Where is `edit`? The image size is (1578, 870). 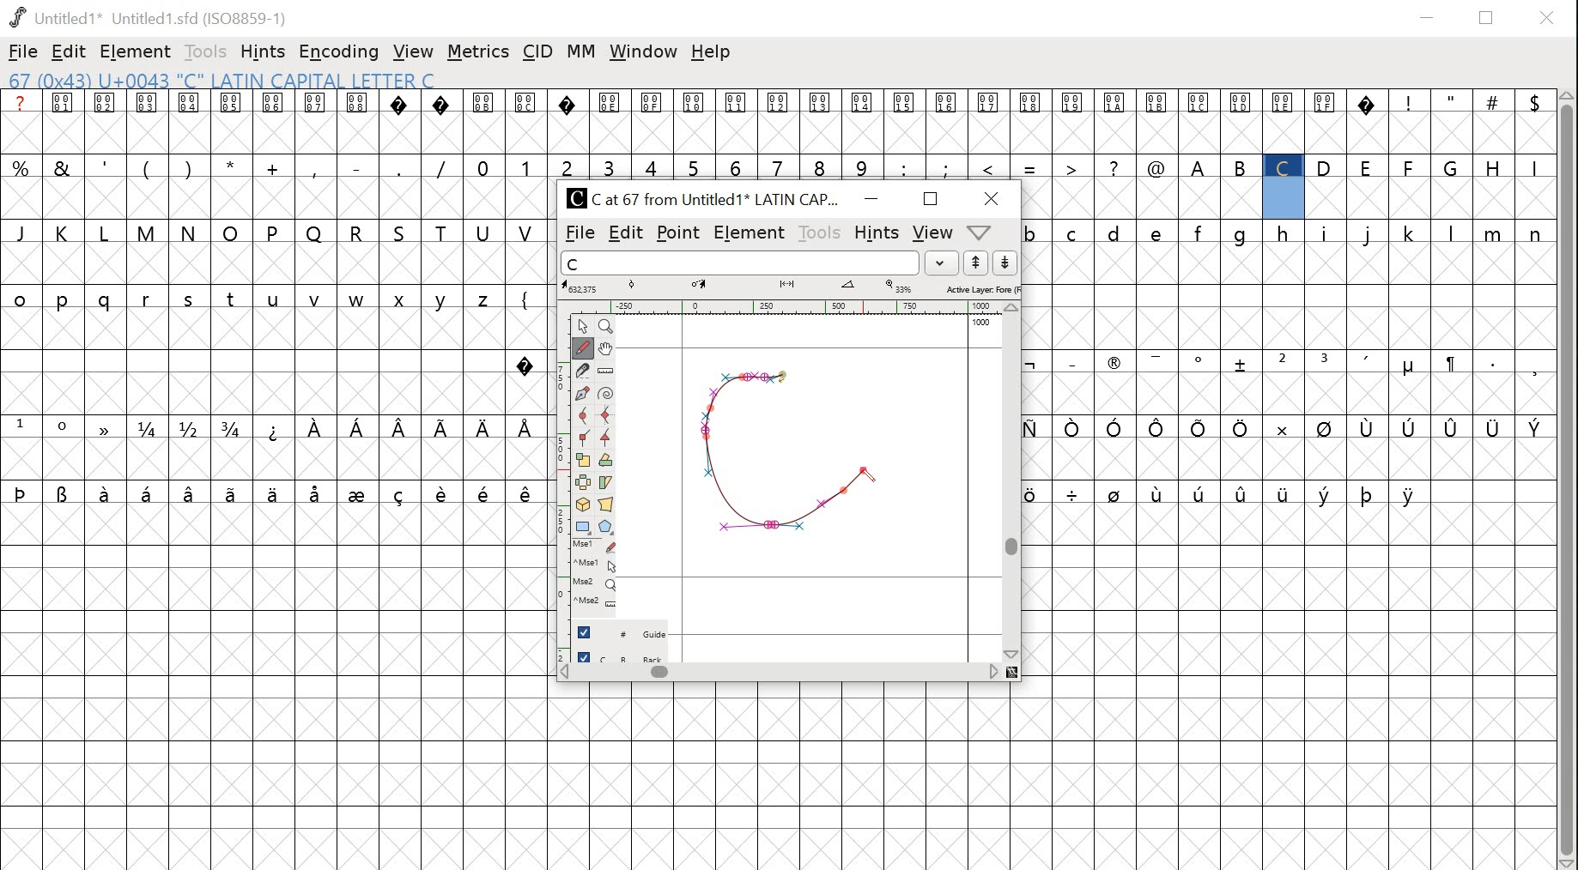
edit is located at coordinates (68, 51).